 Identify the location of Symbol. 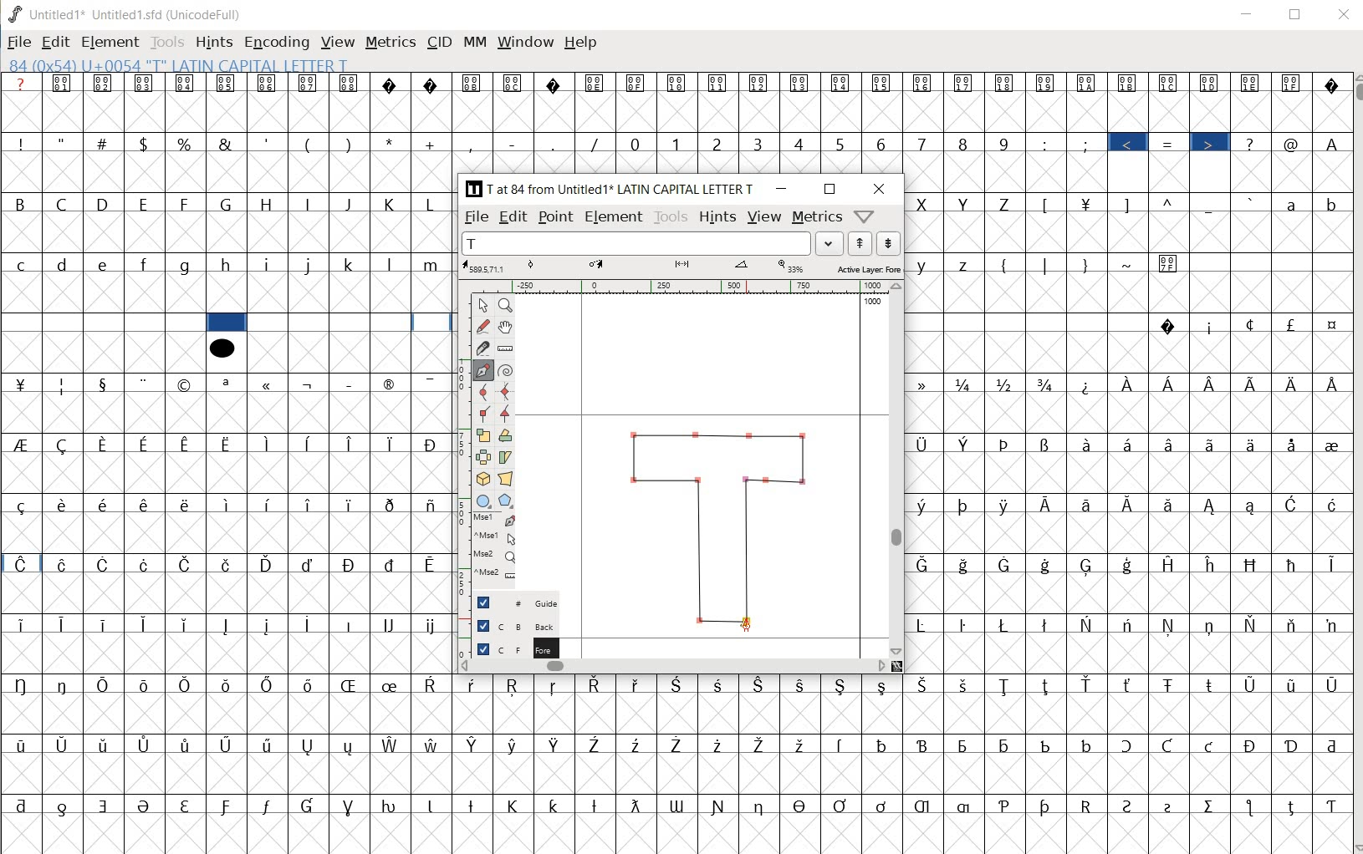
(266, 806).